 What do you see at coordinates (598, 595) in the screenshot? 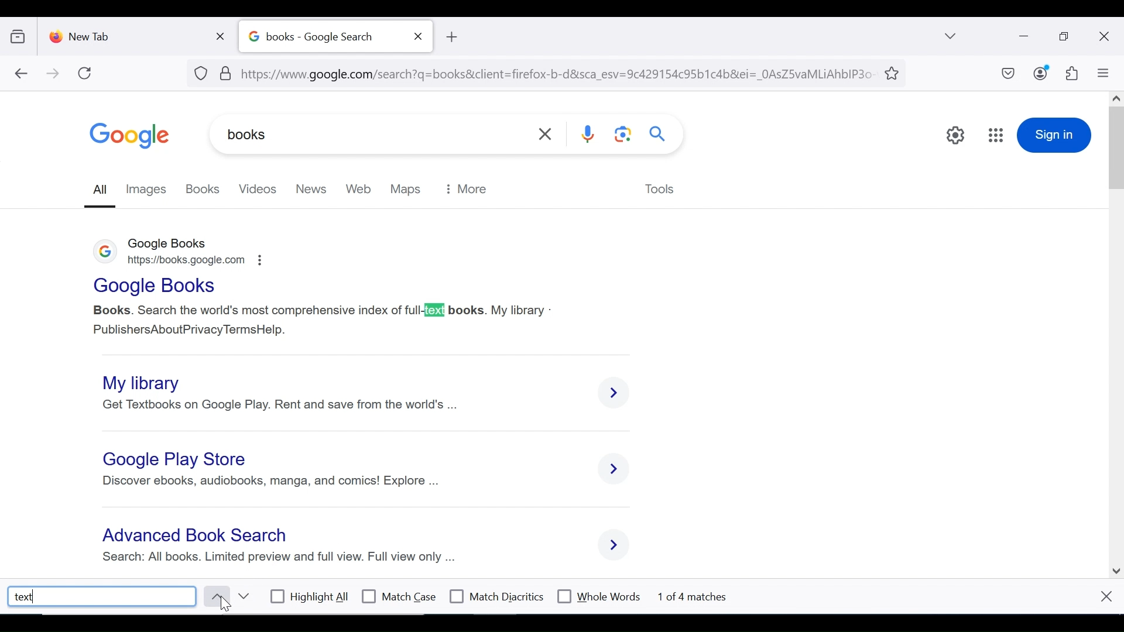
I see `whole words` at bounding box center [598, 595].